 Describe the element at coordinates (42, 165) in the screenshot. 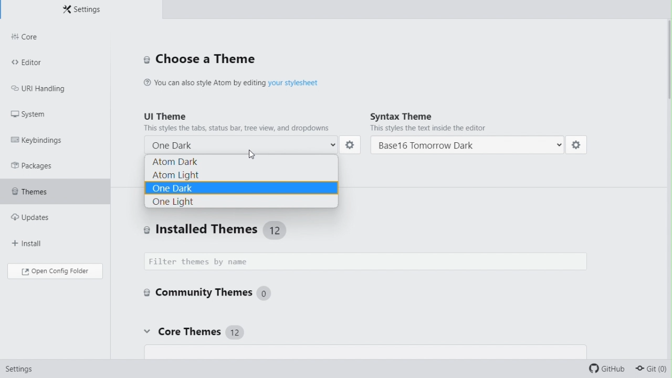

I see `Packages` at that location.